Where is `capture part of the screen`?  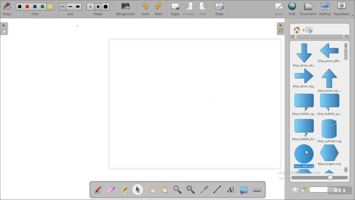 capture part of the screen is located at coordinates (244, 189).